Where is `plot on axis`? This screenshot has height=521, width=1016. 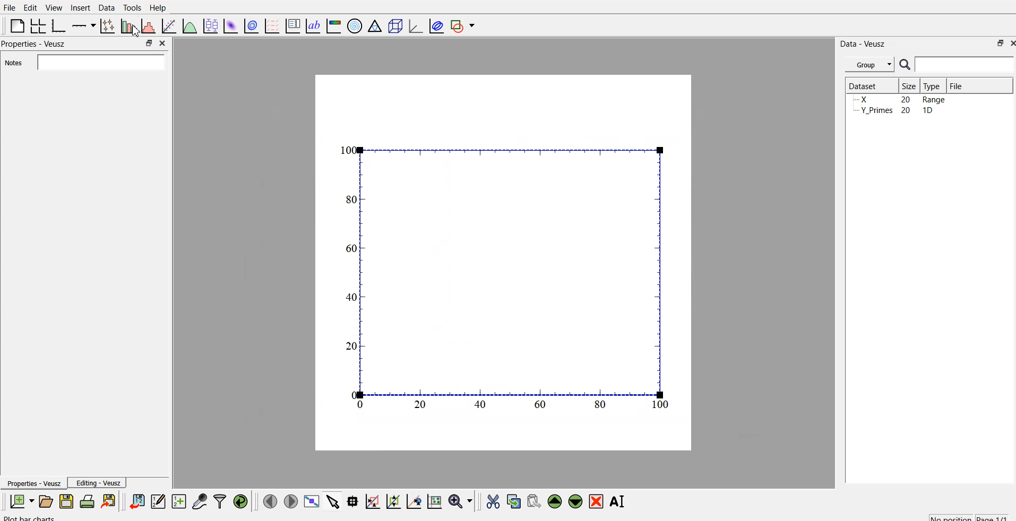 plot on axis is located at coordinates (82, 24).